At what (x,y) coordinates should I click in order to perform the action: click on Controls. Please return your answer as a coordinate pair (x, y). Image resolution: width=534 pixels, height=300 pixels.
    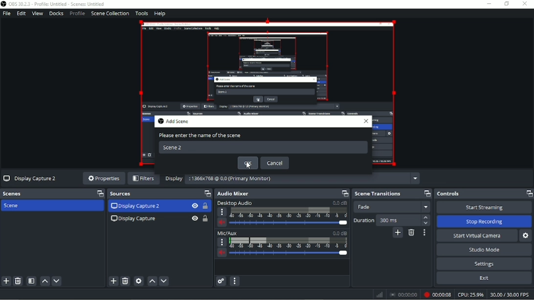
    Looking at the image, I should click on (450, 194).